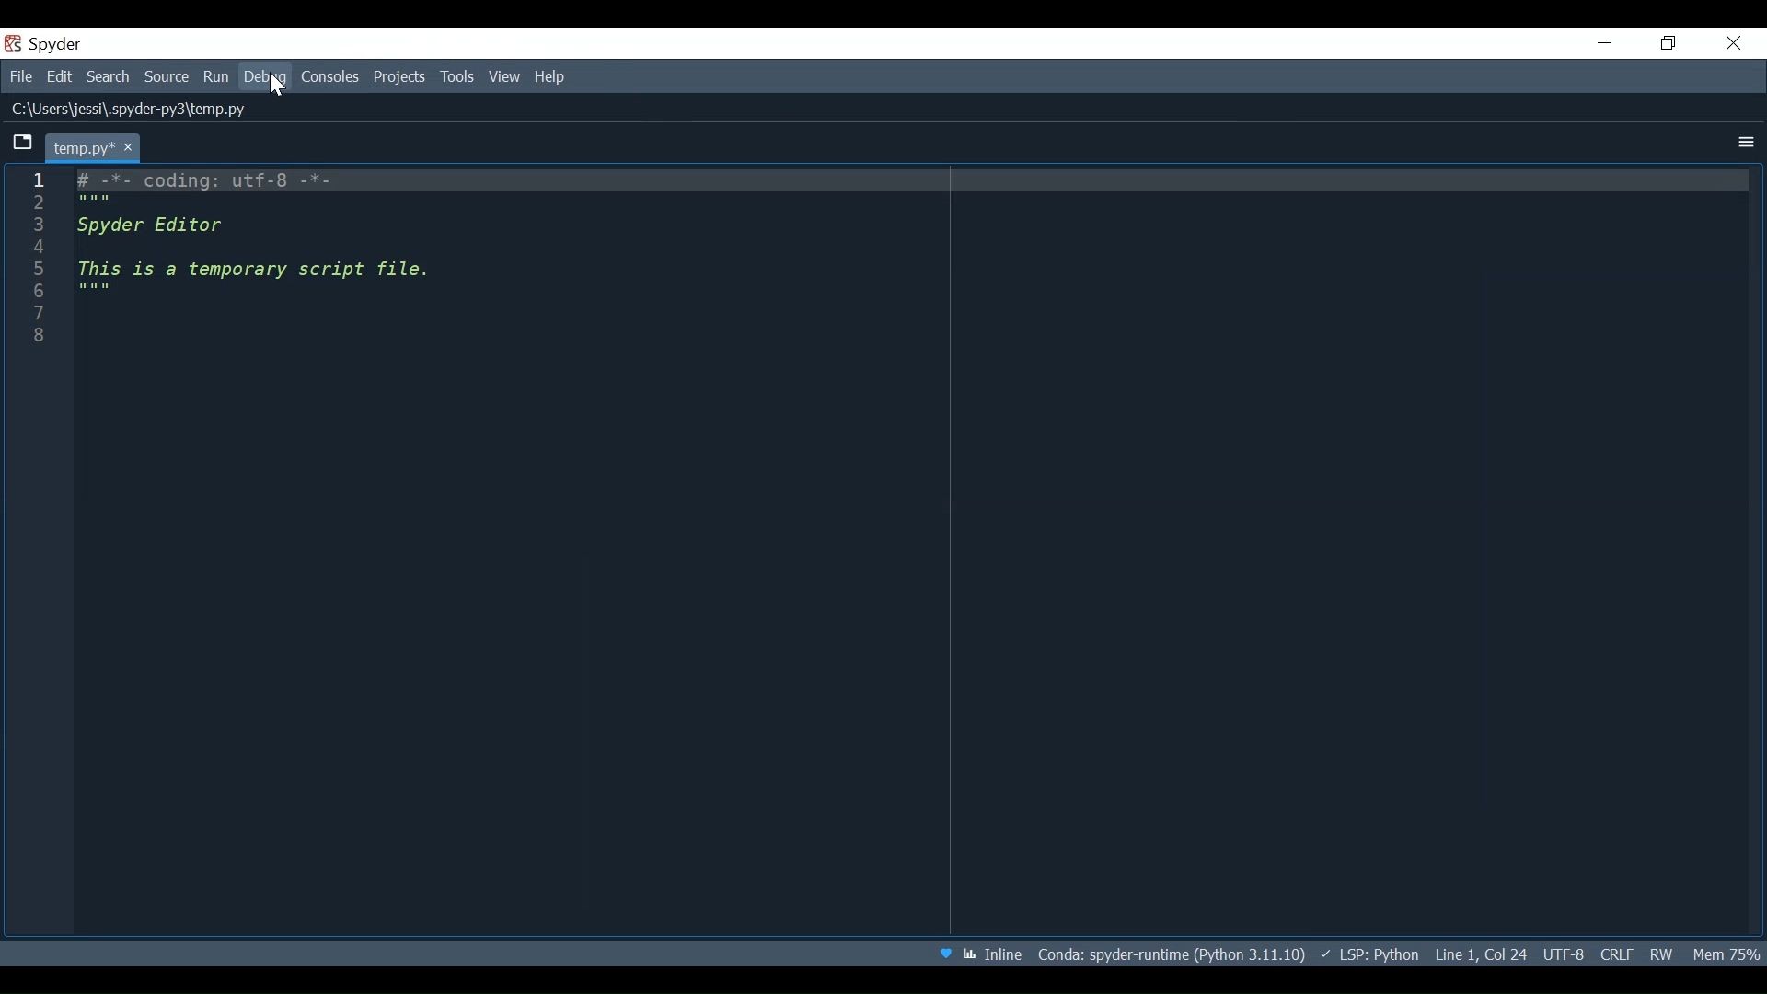 Image resolution: width=1767 pixels, height=994 pixels. Describe the element at coordinates (996, 951) in the screenshot. I see `Toggle between inline and interactive Matplotlib plotting` at that location.